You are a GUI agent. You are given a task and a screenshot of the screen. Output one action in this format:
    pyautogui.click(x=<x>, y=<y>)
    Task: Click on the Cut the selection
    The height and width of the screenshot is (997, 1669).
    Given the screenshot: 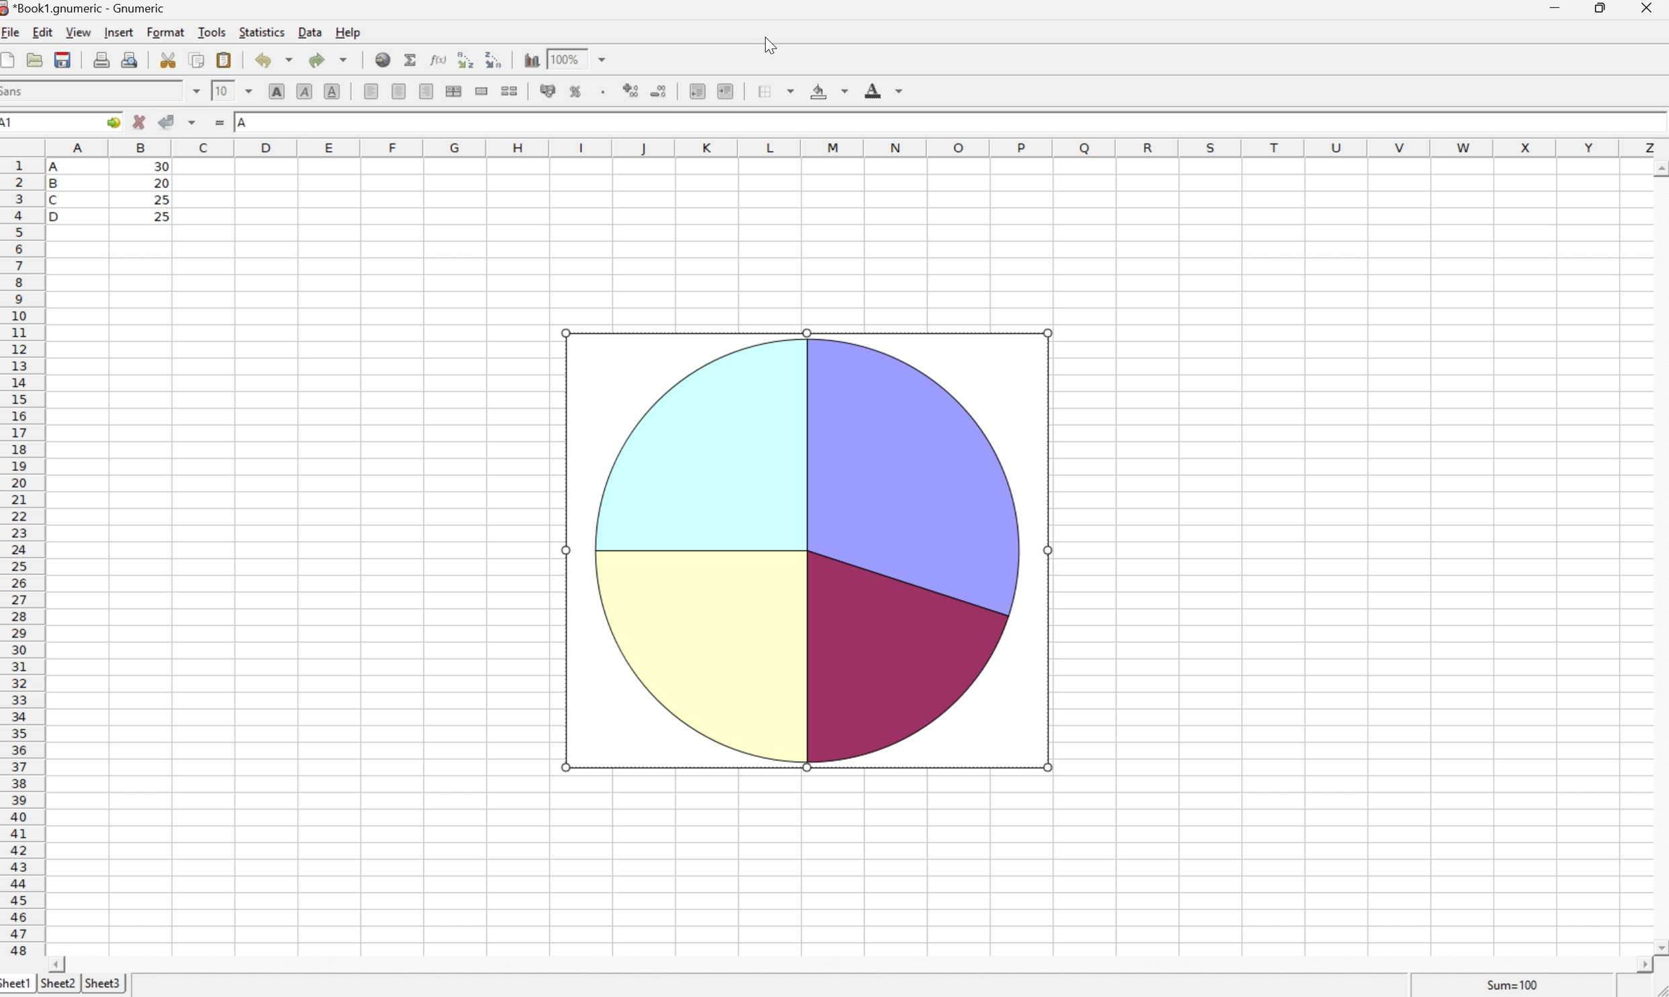 What is the action you would take?
    pyautogui.click(x=171, y=60)
    